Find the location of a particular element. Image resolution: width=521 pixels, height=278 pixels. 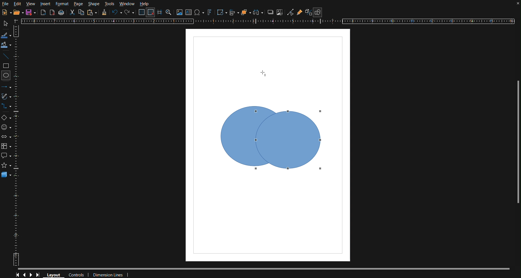

Shape is located at coordinates (94, 4).